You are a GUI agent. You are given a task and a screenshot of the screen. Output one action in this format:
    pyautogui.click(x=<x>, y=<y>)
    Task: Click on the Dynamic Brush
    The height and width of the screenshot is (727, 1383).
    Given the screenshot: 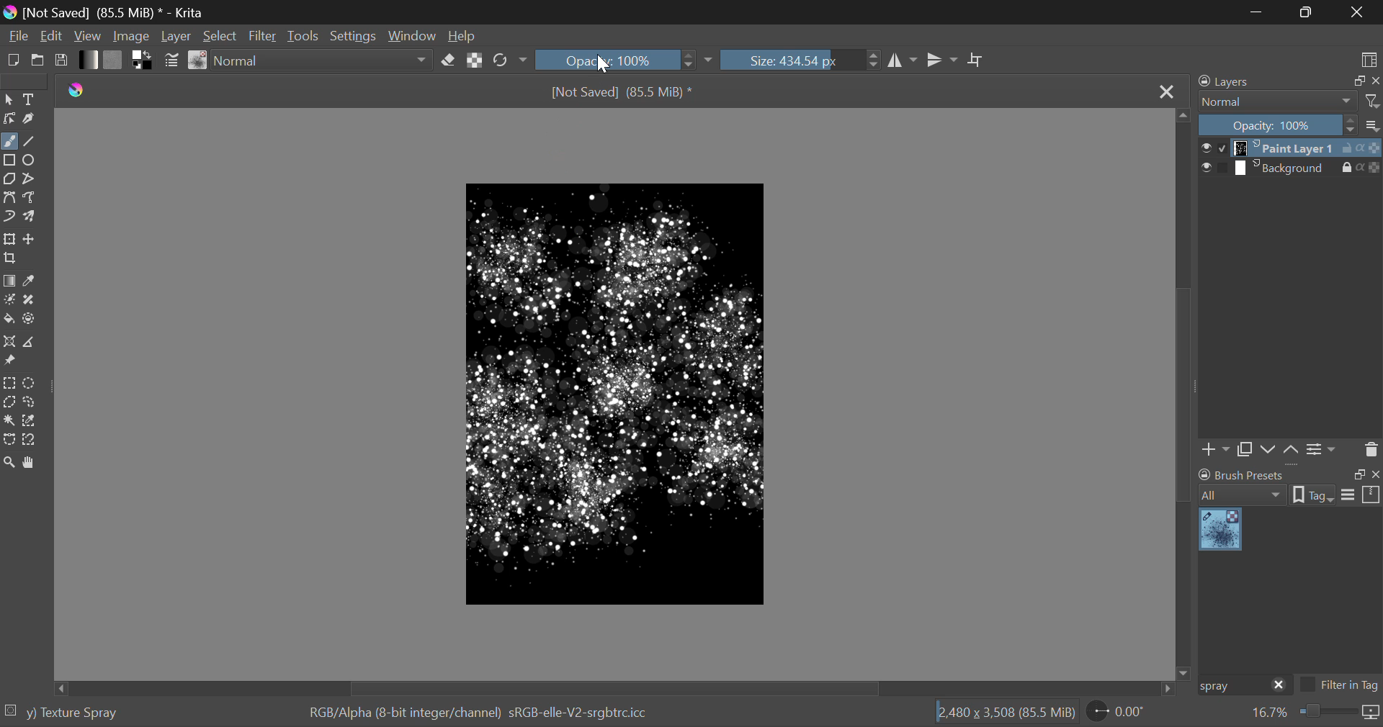 What is the action you would take?
    pyautogui.click(x=9, y=215)
    